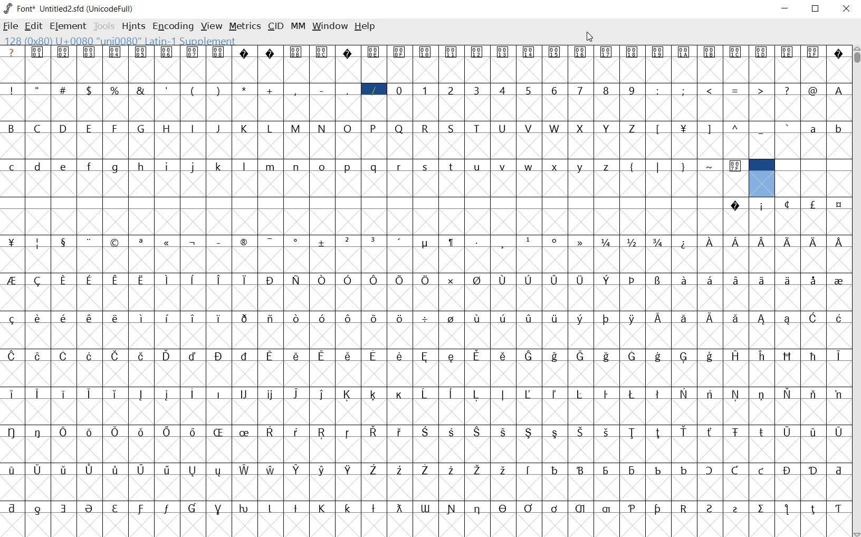 This screenshot has width=861, height=537. Describe the element at coordinates (13, 53) in the screenshot. I see `?` at that location.